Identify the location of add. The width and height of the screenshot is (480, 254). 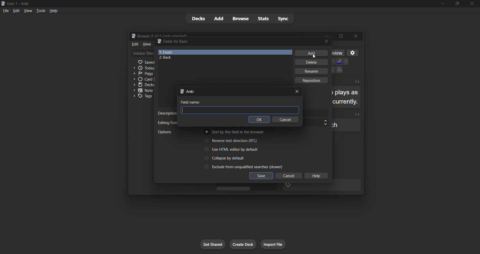
(219, 18).